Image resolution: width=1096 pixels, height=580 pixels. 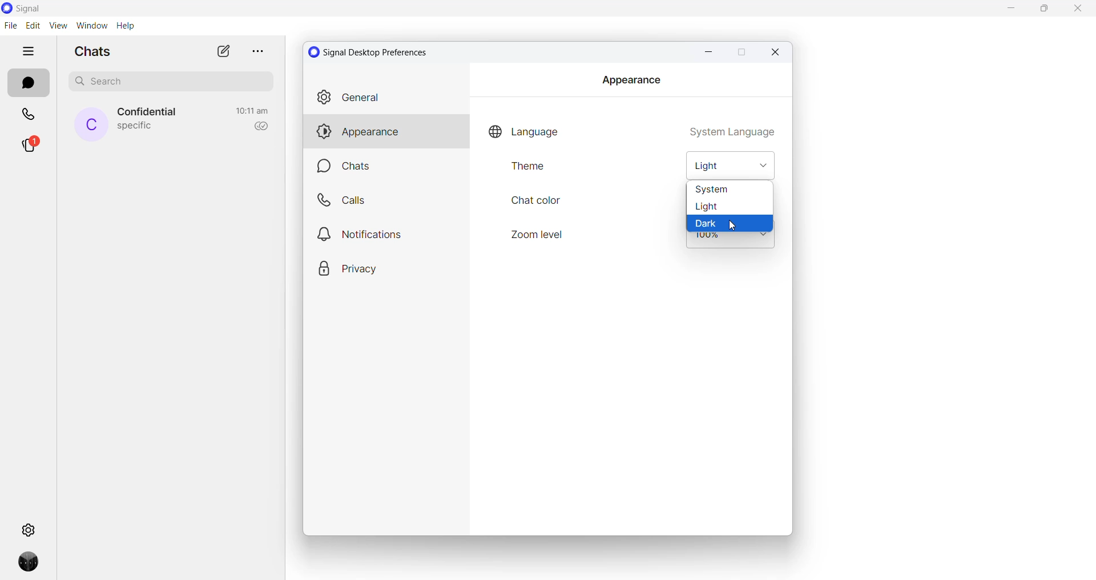 I want to click on , so click(x=386, y=200).